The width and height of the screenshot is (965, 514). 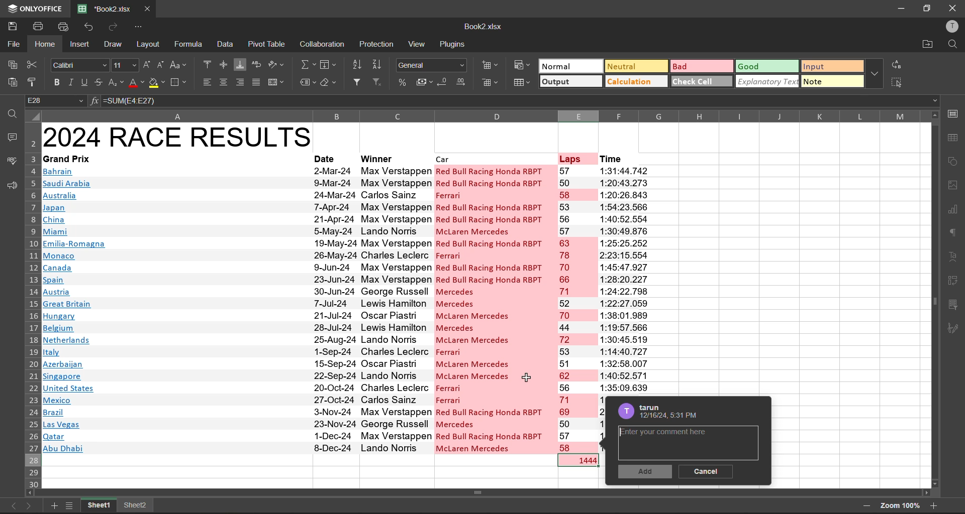 I want to click on cell address, so click(x=55, y=100).